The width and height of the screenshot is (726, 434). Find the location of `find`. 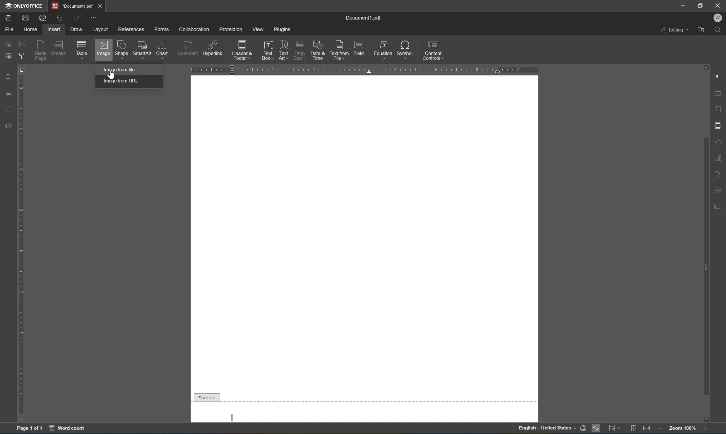

find is located at coordinates (719, 31).